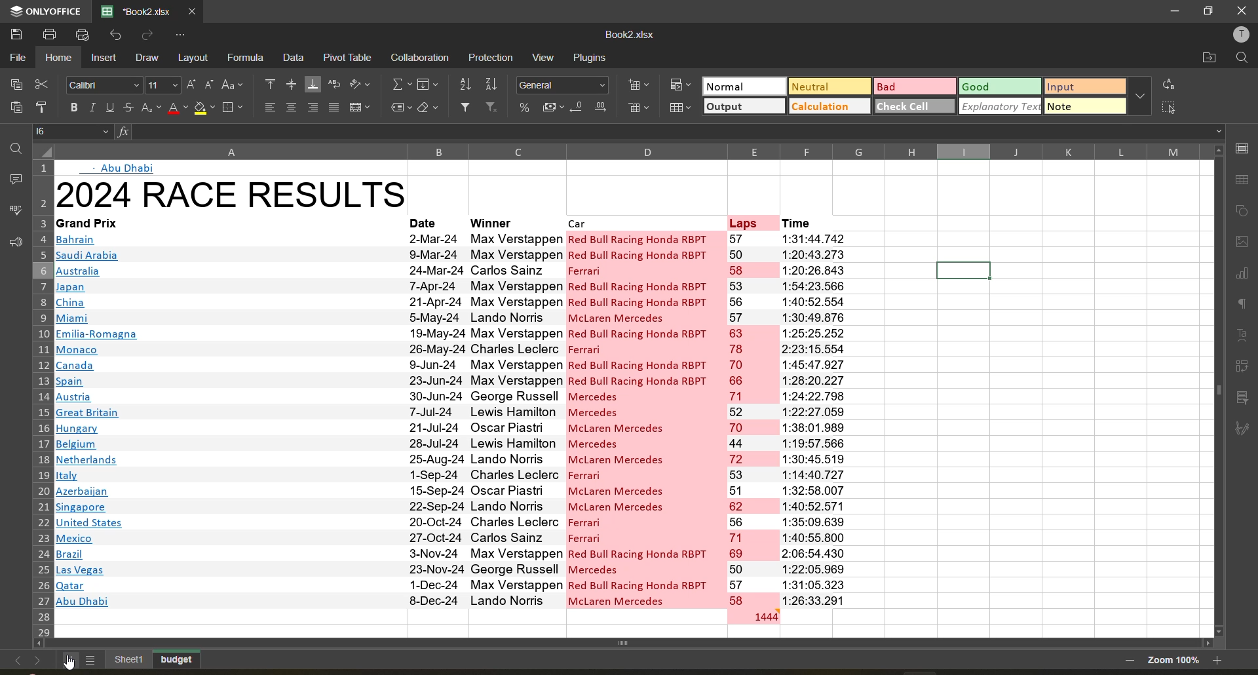 The width and height of the screenshot is (1258, 675). Describe the element at coordinates (232, 195) in the screenshot. I see `title` at that location.